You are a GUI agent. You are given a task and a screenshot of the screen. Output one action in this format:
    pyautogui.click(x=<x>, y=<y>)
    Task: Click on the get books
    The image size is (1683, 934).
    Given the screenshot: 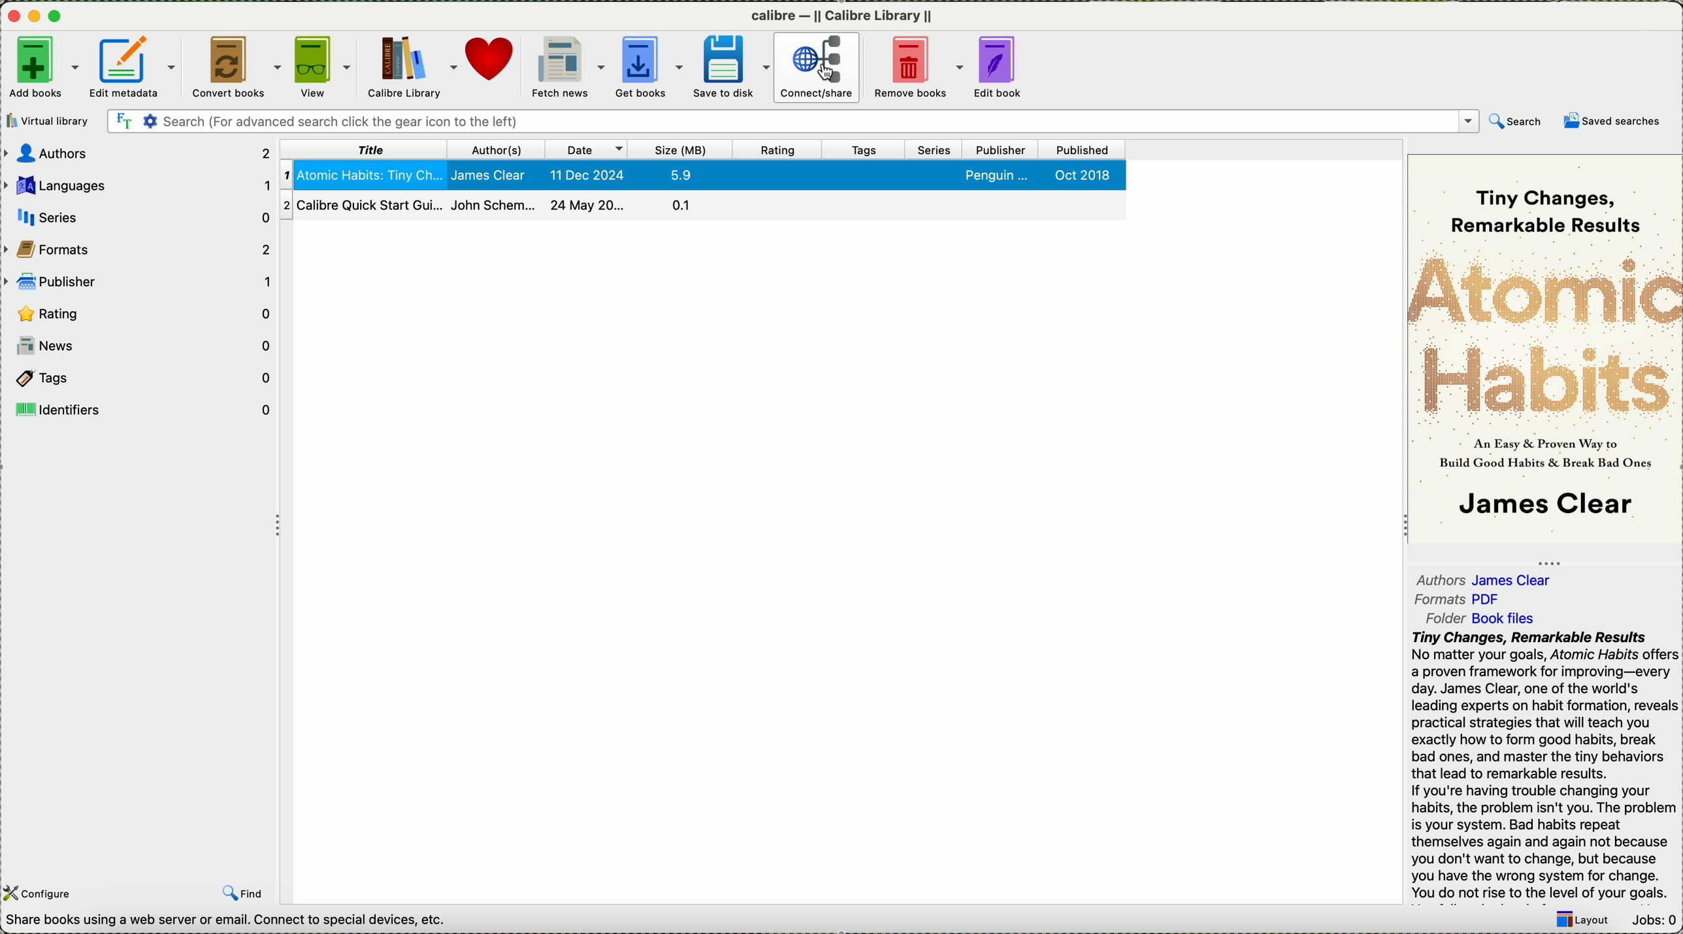 What is the action you would take?
    pyautogui.click(x=652, y=68)
    